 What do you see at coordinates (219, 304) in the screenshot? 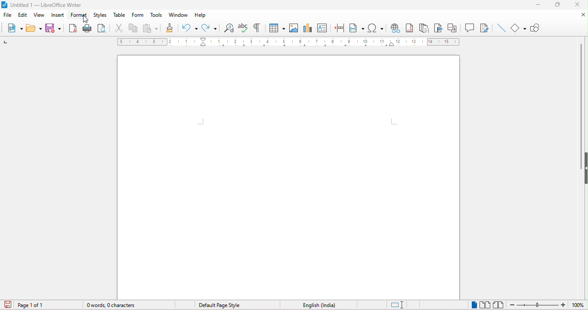
I see `page style ` at bounding box center [219, 304].